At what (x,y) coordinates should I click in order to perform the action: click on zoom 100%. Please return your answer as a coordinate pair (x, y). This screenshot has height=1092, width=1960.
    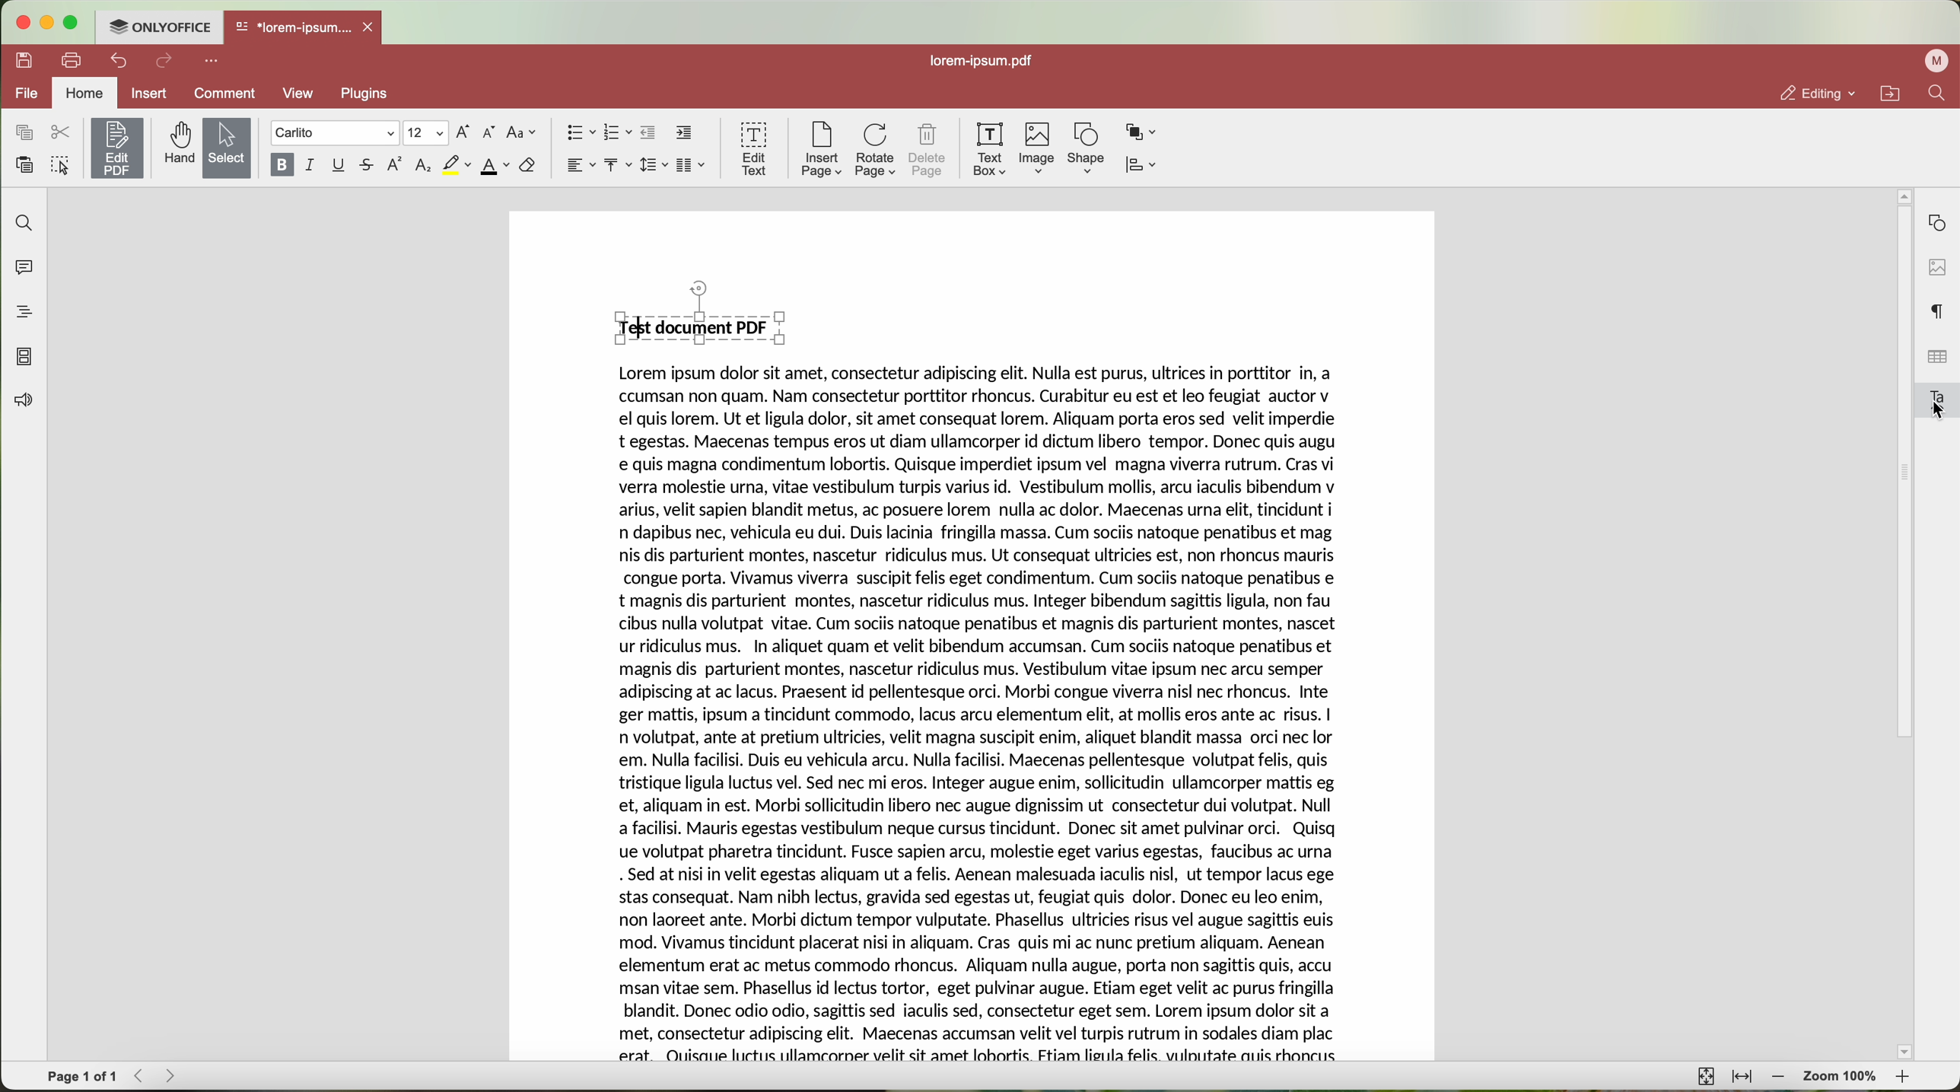
    Looking at the image, I should click on (1841, 1078).